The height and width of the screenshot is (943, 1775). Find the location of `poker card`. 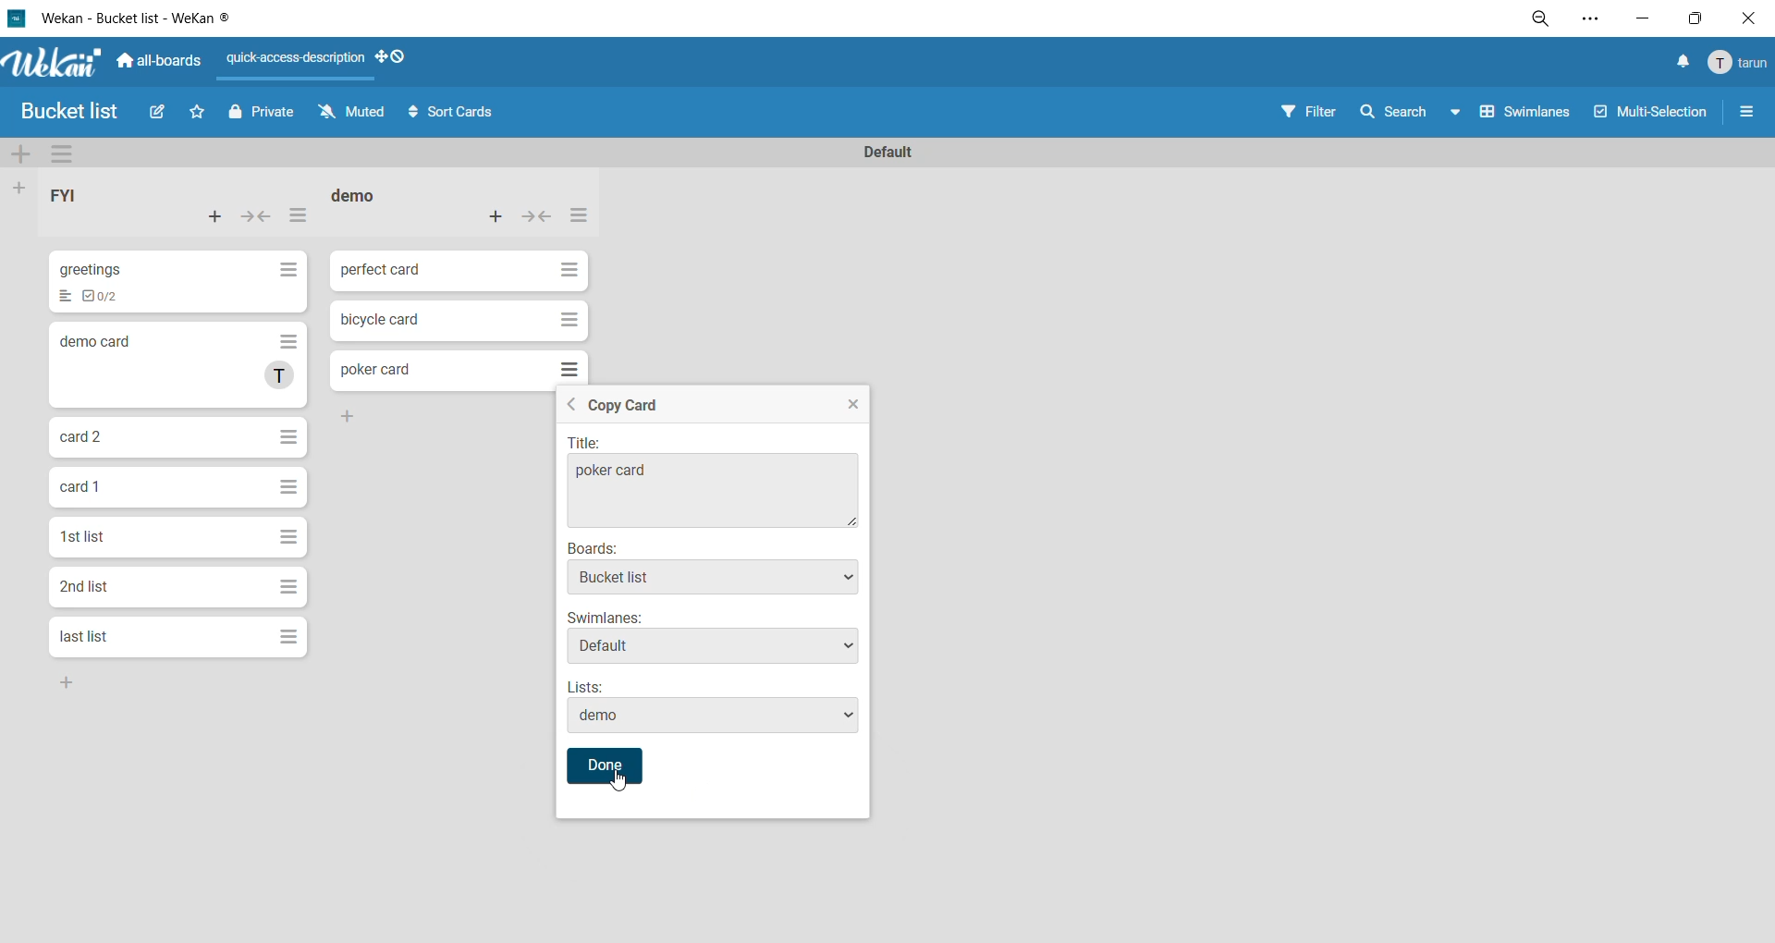

poker card is located at coordinates (378, 368).